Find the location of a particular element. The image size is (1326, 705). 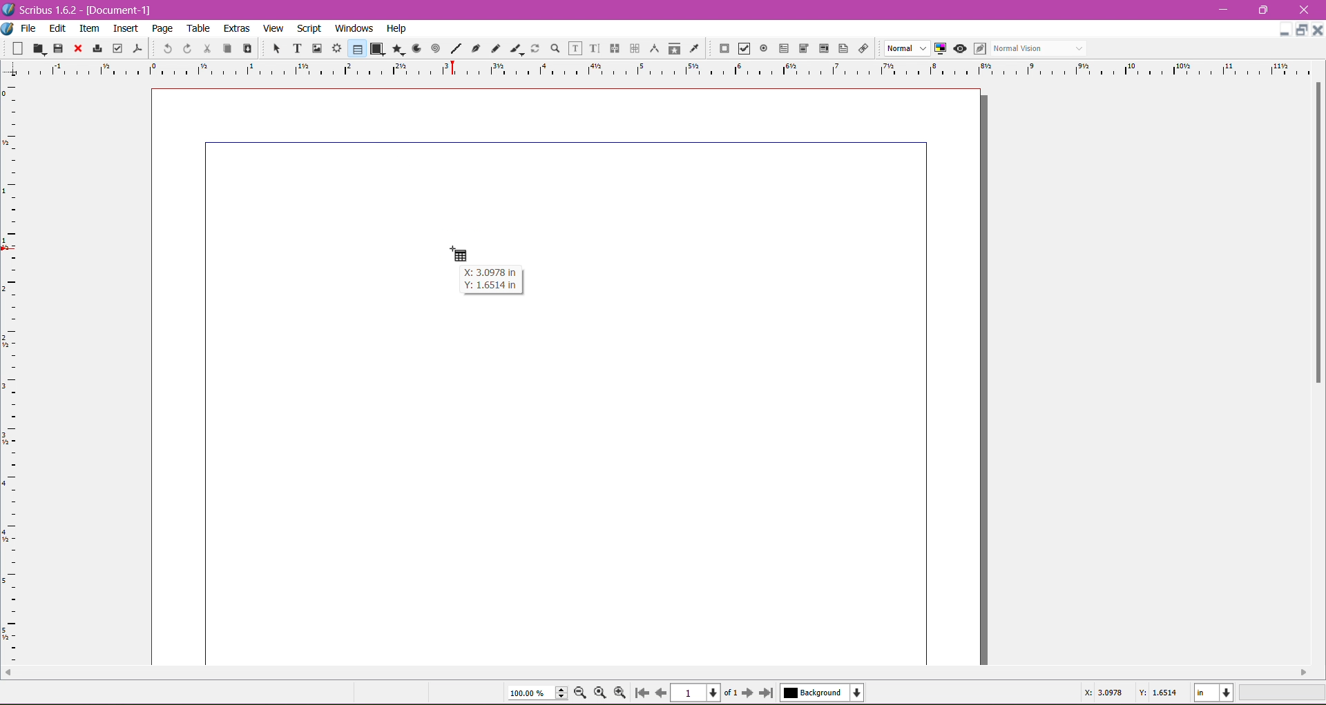

Paste is located at coordinates (246, 49).